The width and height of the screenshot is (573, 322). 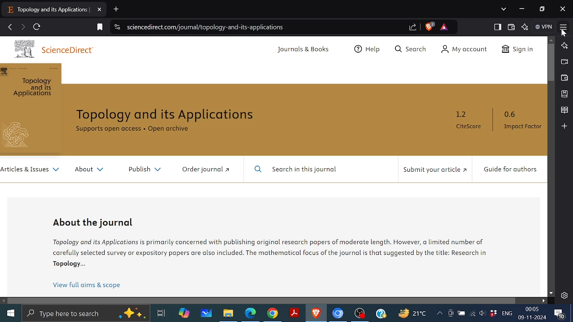 I want to click on Move left, so click(x=4, y=301).